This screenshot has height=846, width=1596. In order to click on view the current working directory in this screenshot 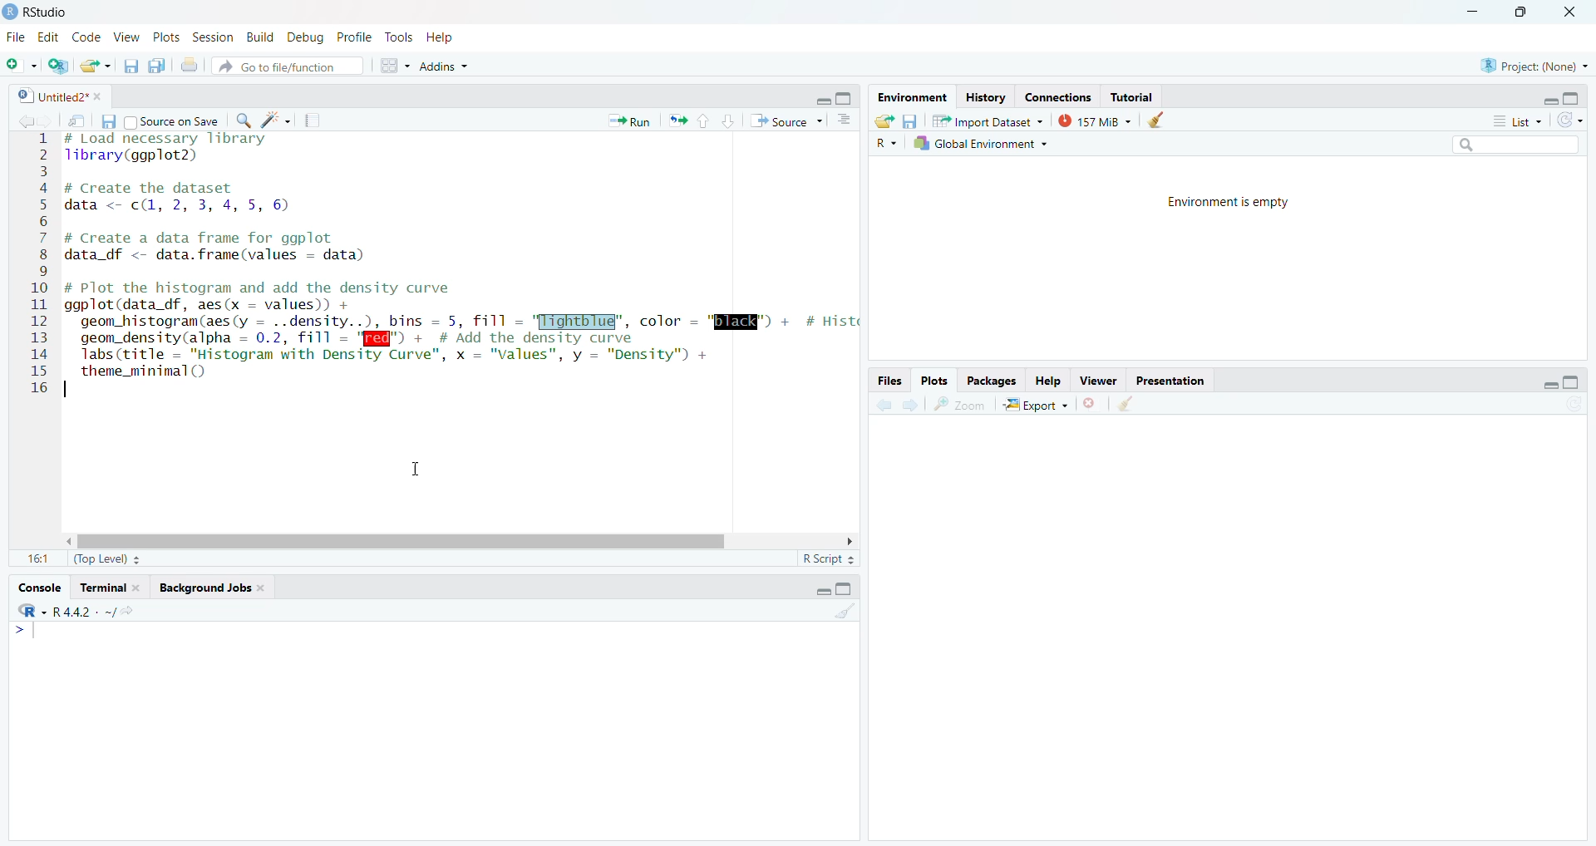, I will do `click(129, 610)`.